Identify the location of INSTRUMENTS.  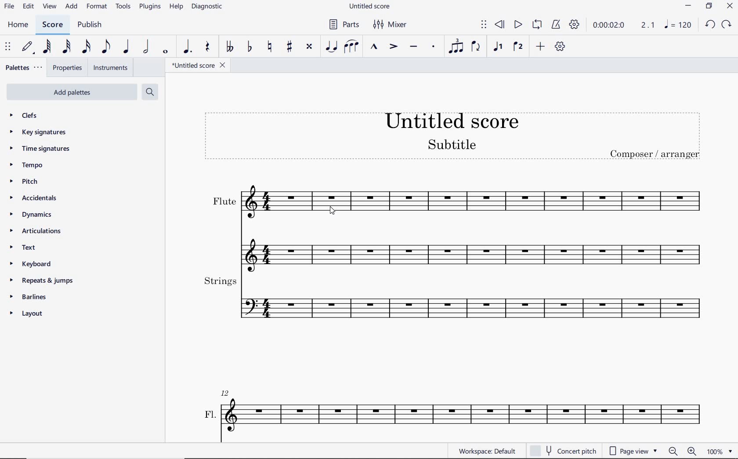
(112, 69).